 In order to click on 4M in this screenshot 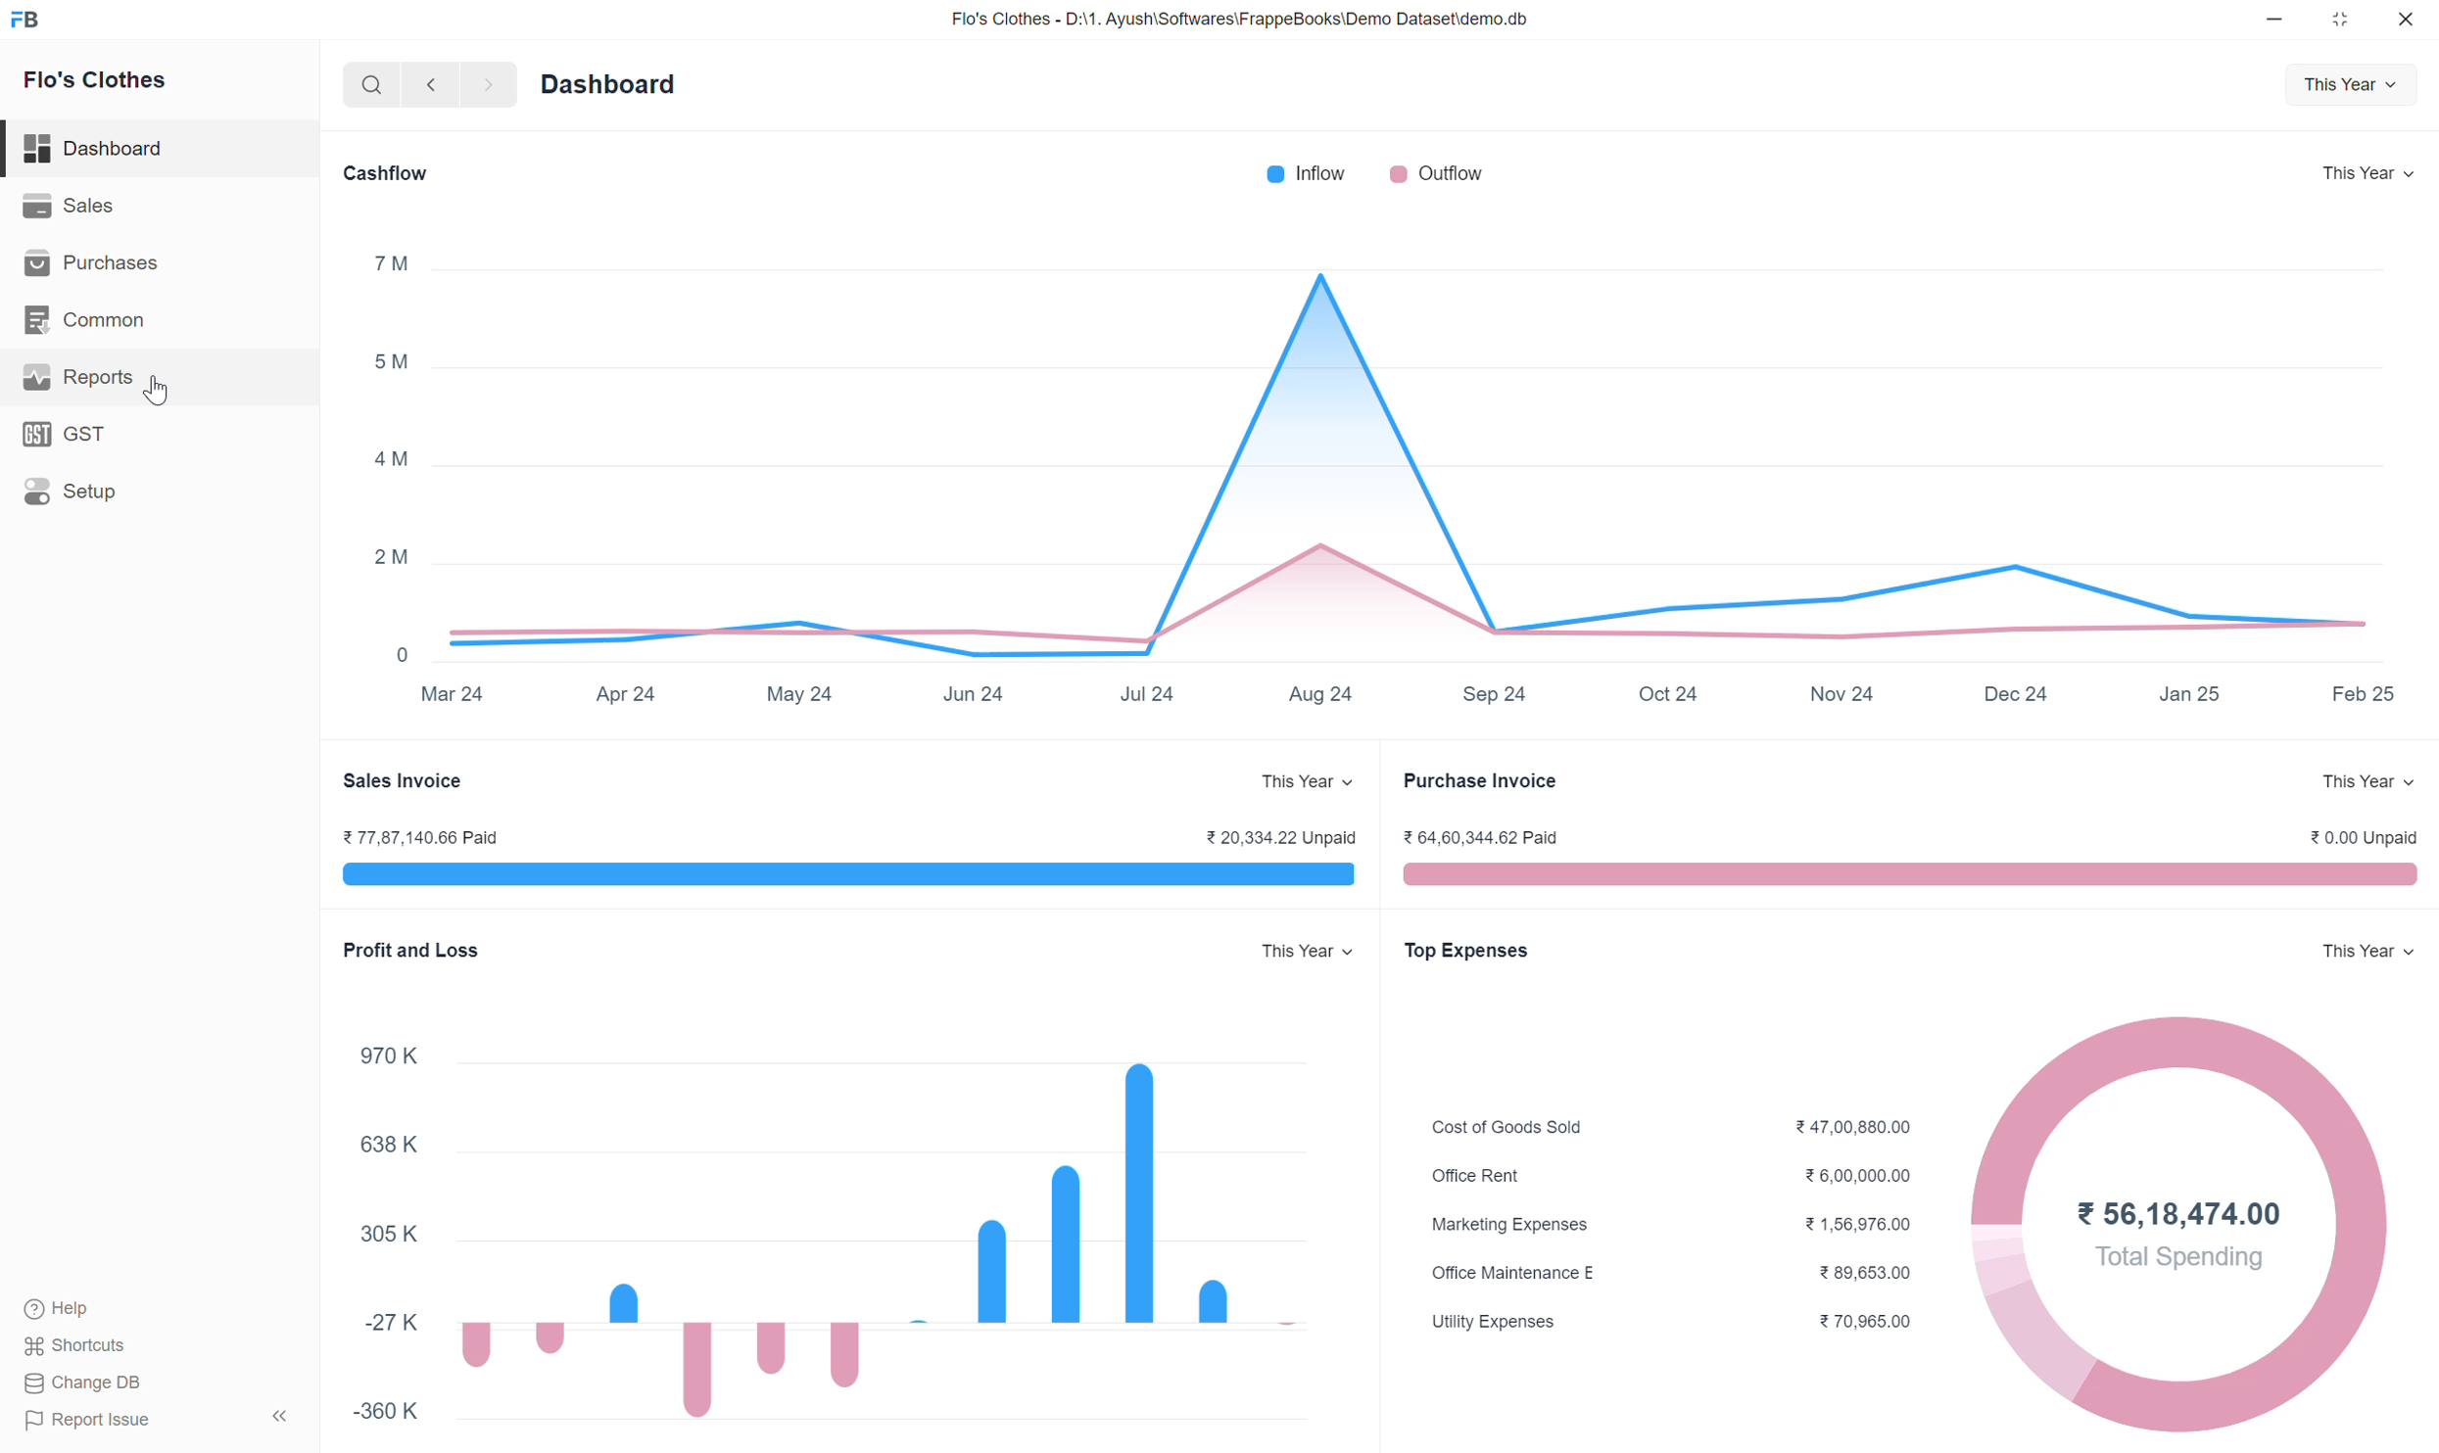, I will do `click(389, 461)`.